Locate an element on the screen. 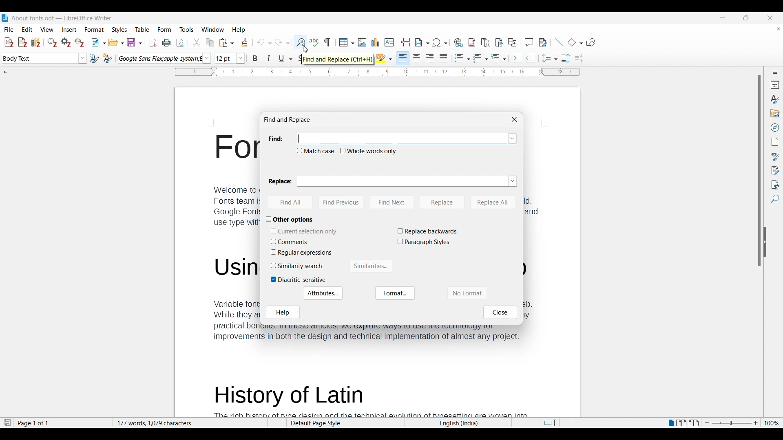 The image size is (783, 440). Update selected style is located at coordinates (95, 58).